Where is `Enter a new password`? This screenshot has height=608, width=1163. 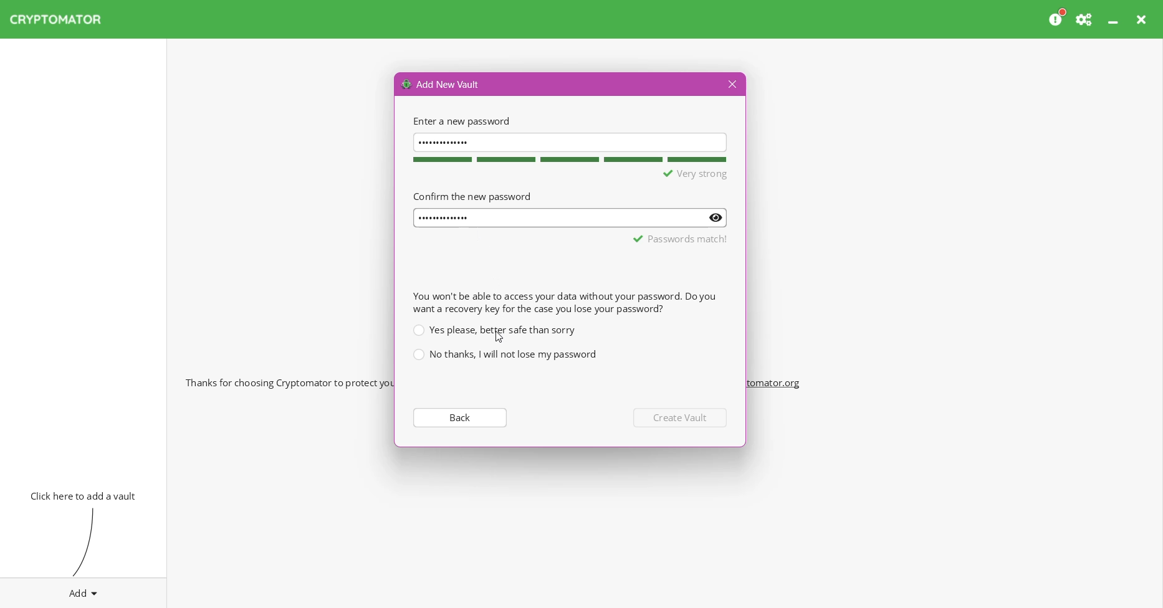 Enter a new password is located at coordinates (460, 121).